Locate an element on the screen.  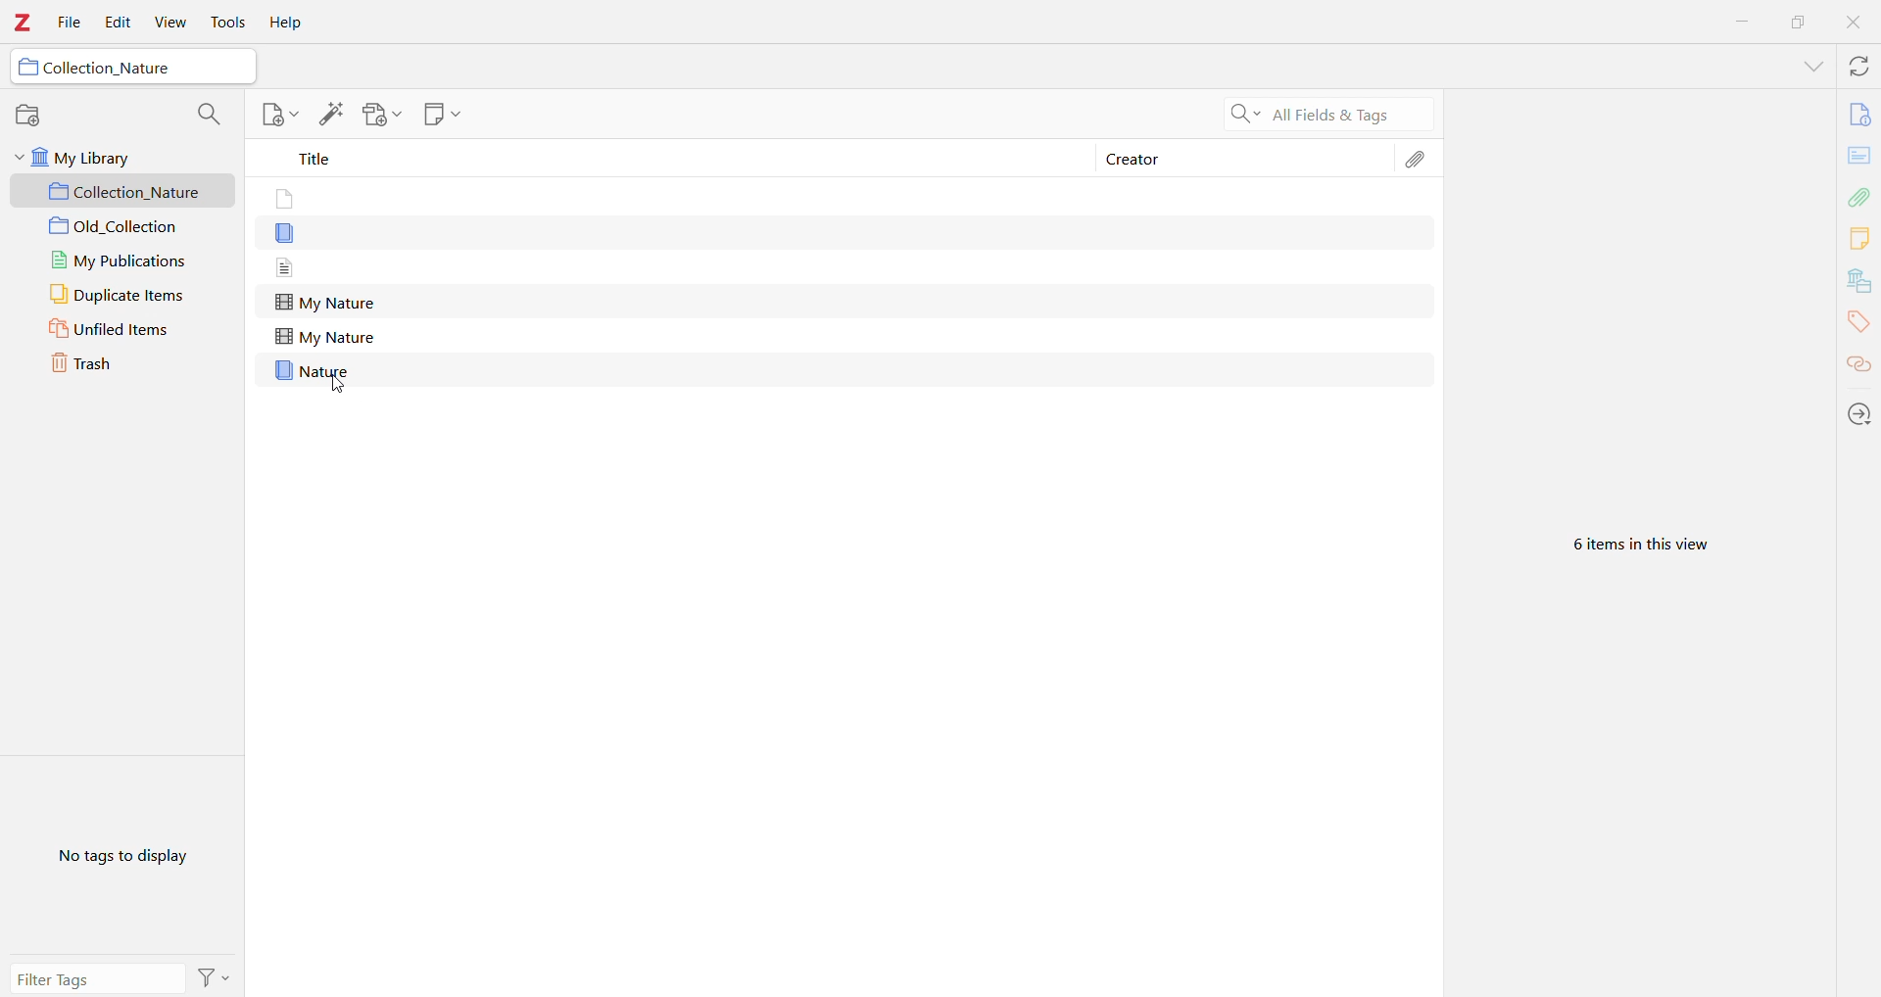
Tags is located at coordinates (1858, 323).